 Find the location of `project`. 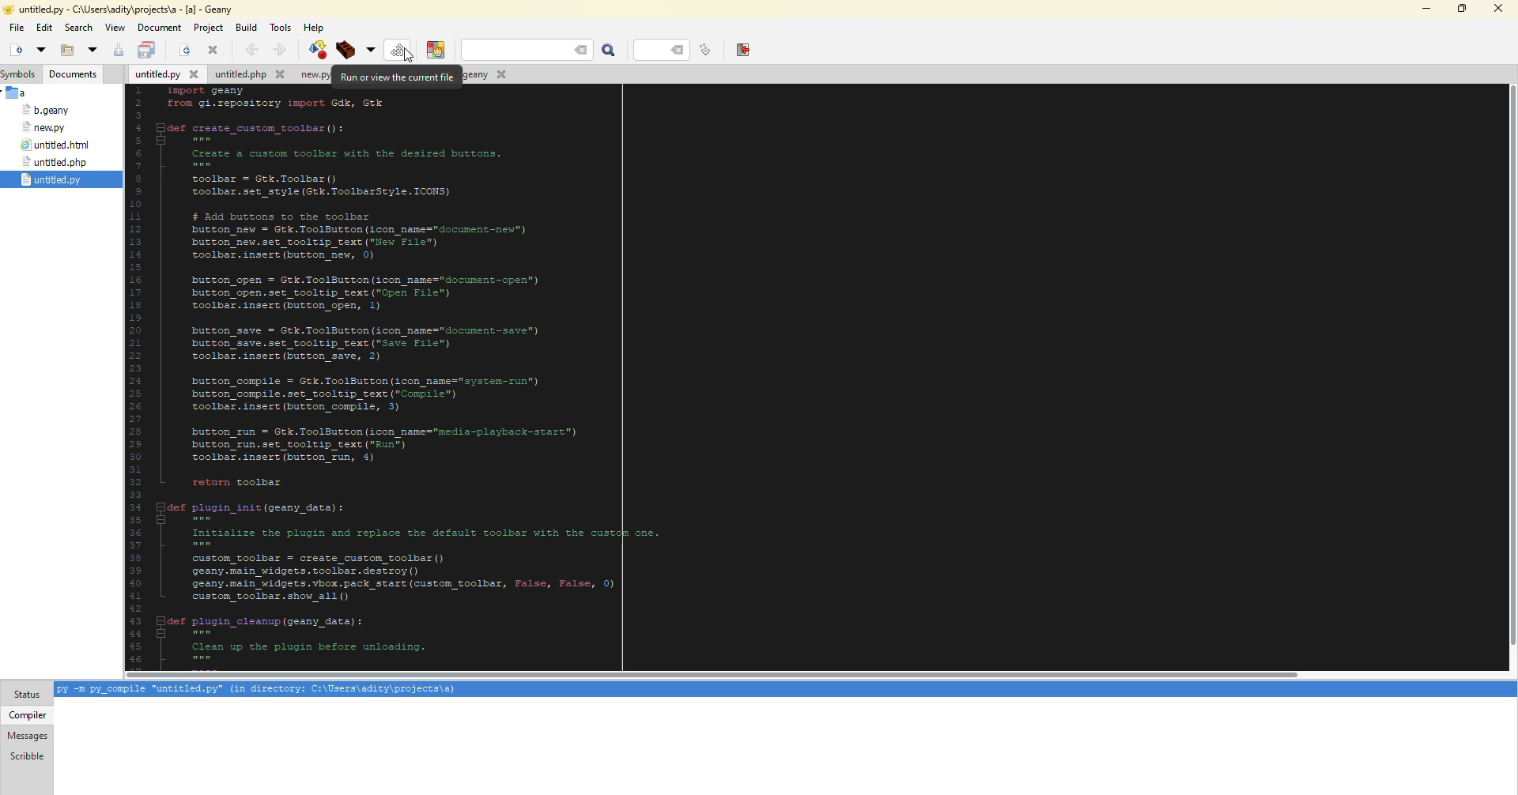

project is located at coordinates (208, 28).